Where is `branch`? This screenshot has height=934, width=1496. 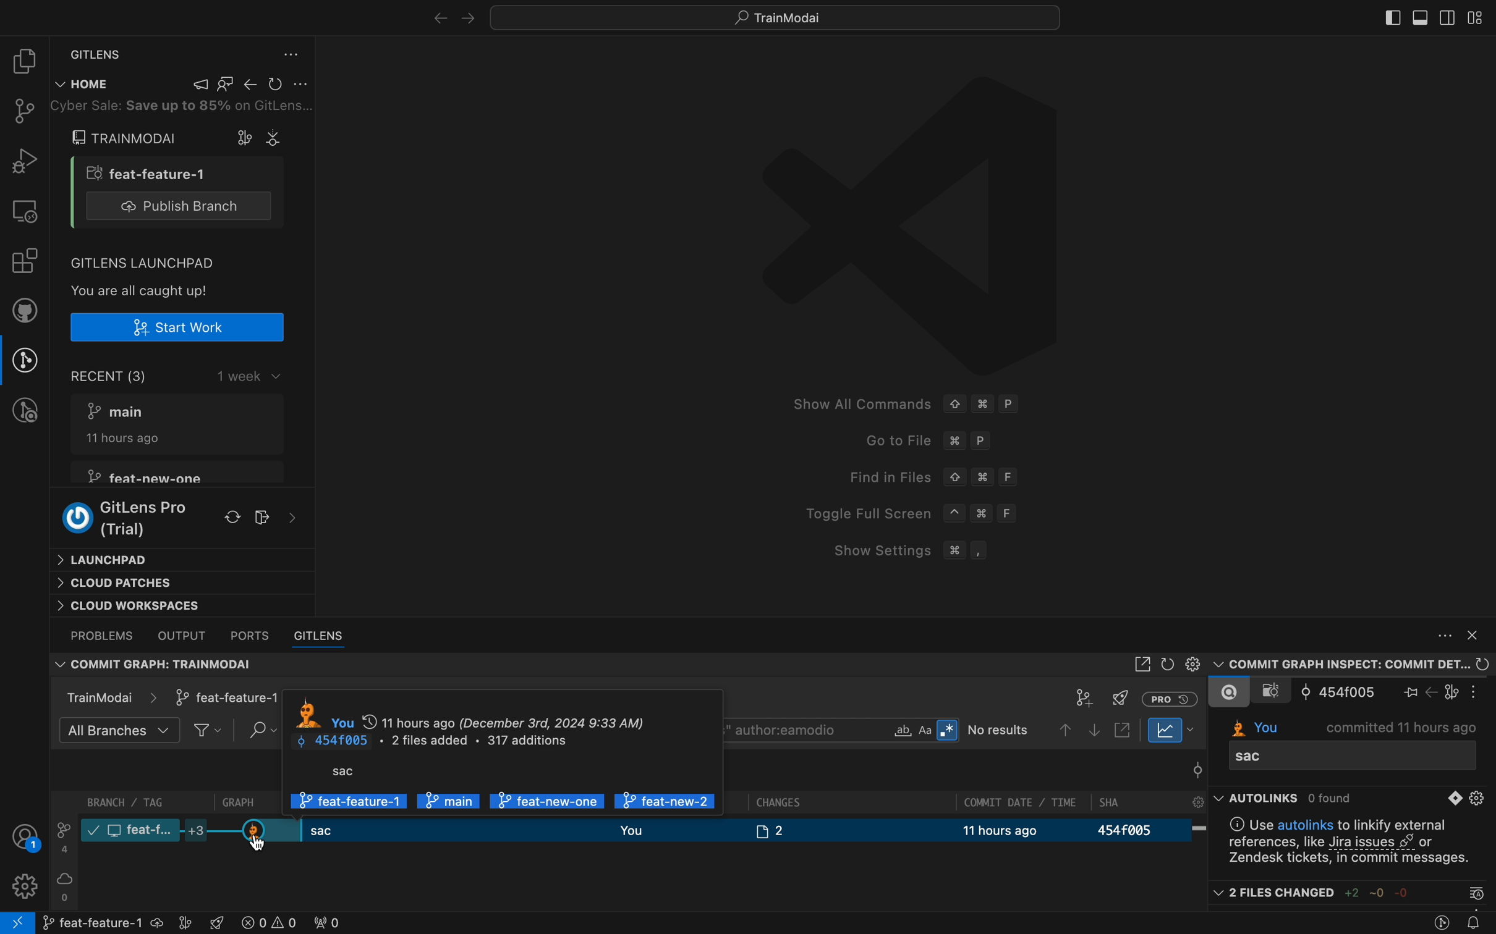
branch is located at coordinates (96, 171).